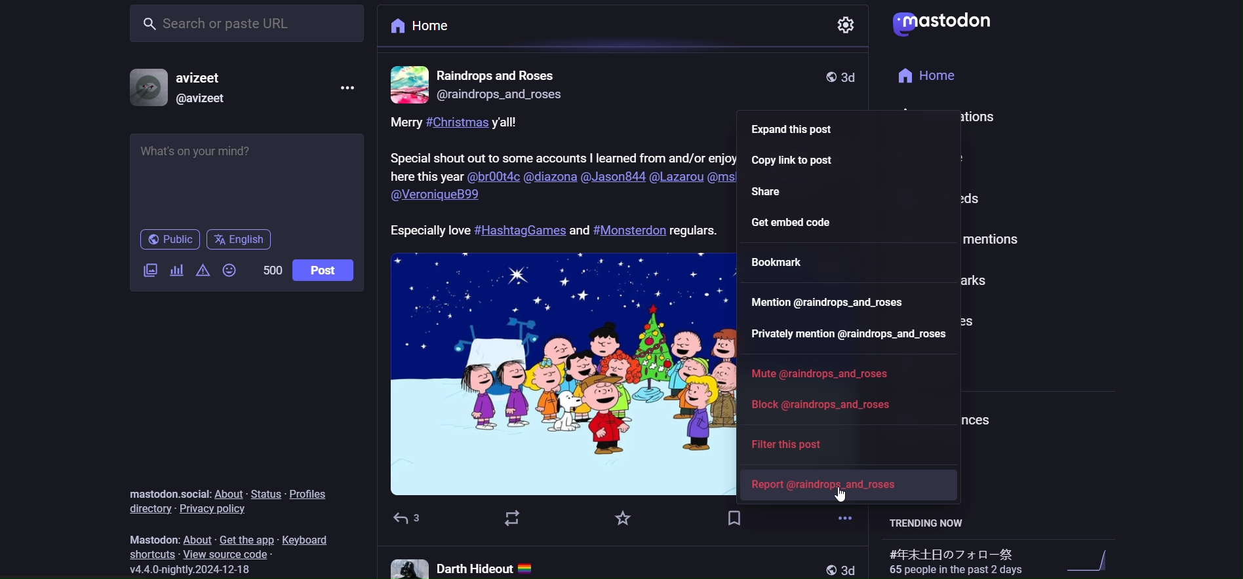 The image size is (1243, 579). I want to click on profiles, so click(310, 493).